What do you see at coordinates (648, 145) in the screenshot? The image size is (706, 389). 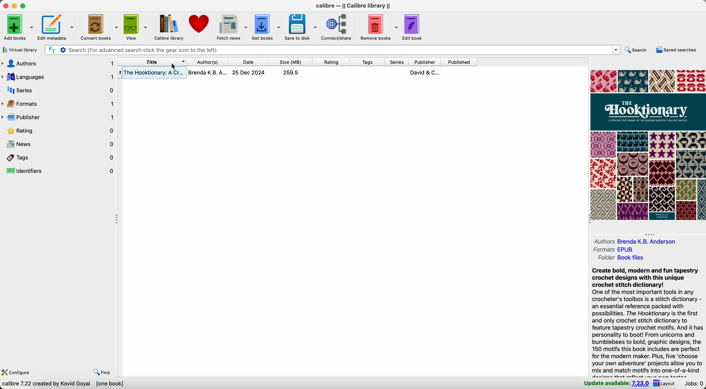 I see `book cover preview` at bounding box center [648, 145].